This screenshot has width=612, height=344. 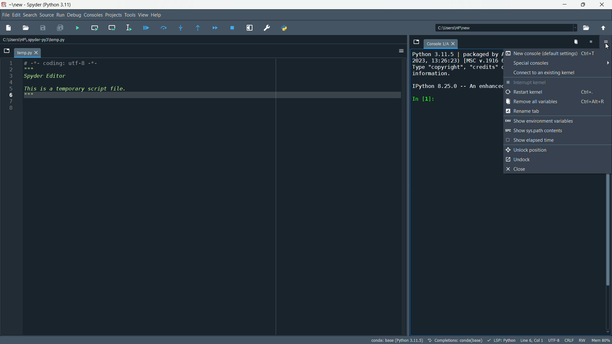 I want to click on Line 5, Col 1, so click(x=532, y=340).